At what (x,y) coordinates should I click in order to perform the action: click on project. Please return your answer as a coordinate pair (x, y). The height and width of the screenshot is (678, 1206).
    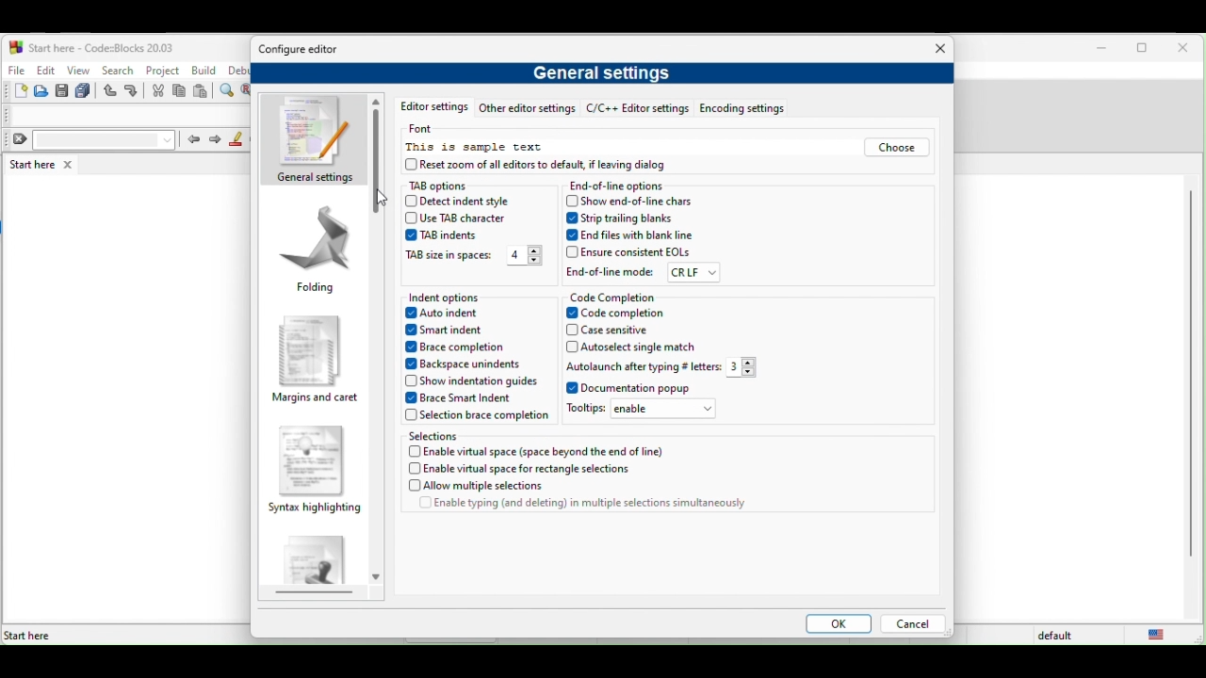
    Looking at the image, I should click on (163, 69).